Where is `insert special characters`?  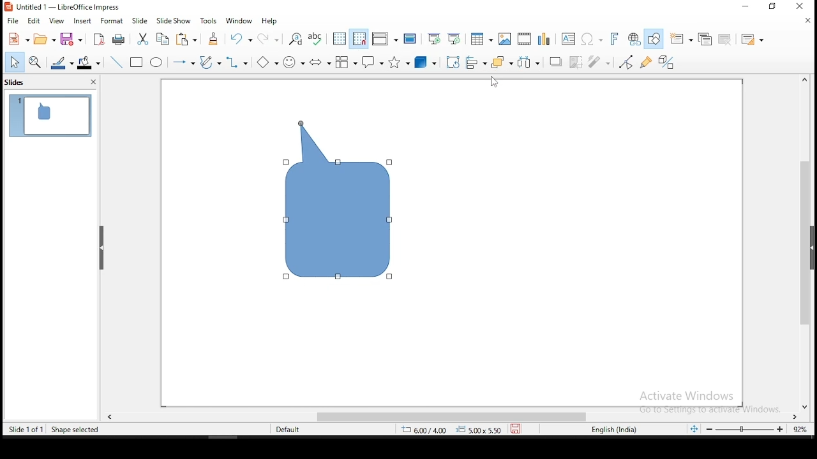
insert special characters is located at coordinates (592, 38).